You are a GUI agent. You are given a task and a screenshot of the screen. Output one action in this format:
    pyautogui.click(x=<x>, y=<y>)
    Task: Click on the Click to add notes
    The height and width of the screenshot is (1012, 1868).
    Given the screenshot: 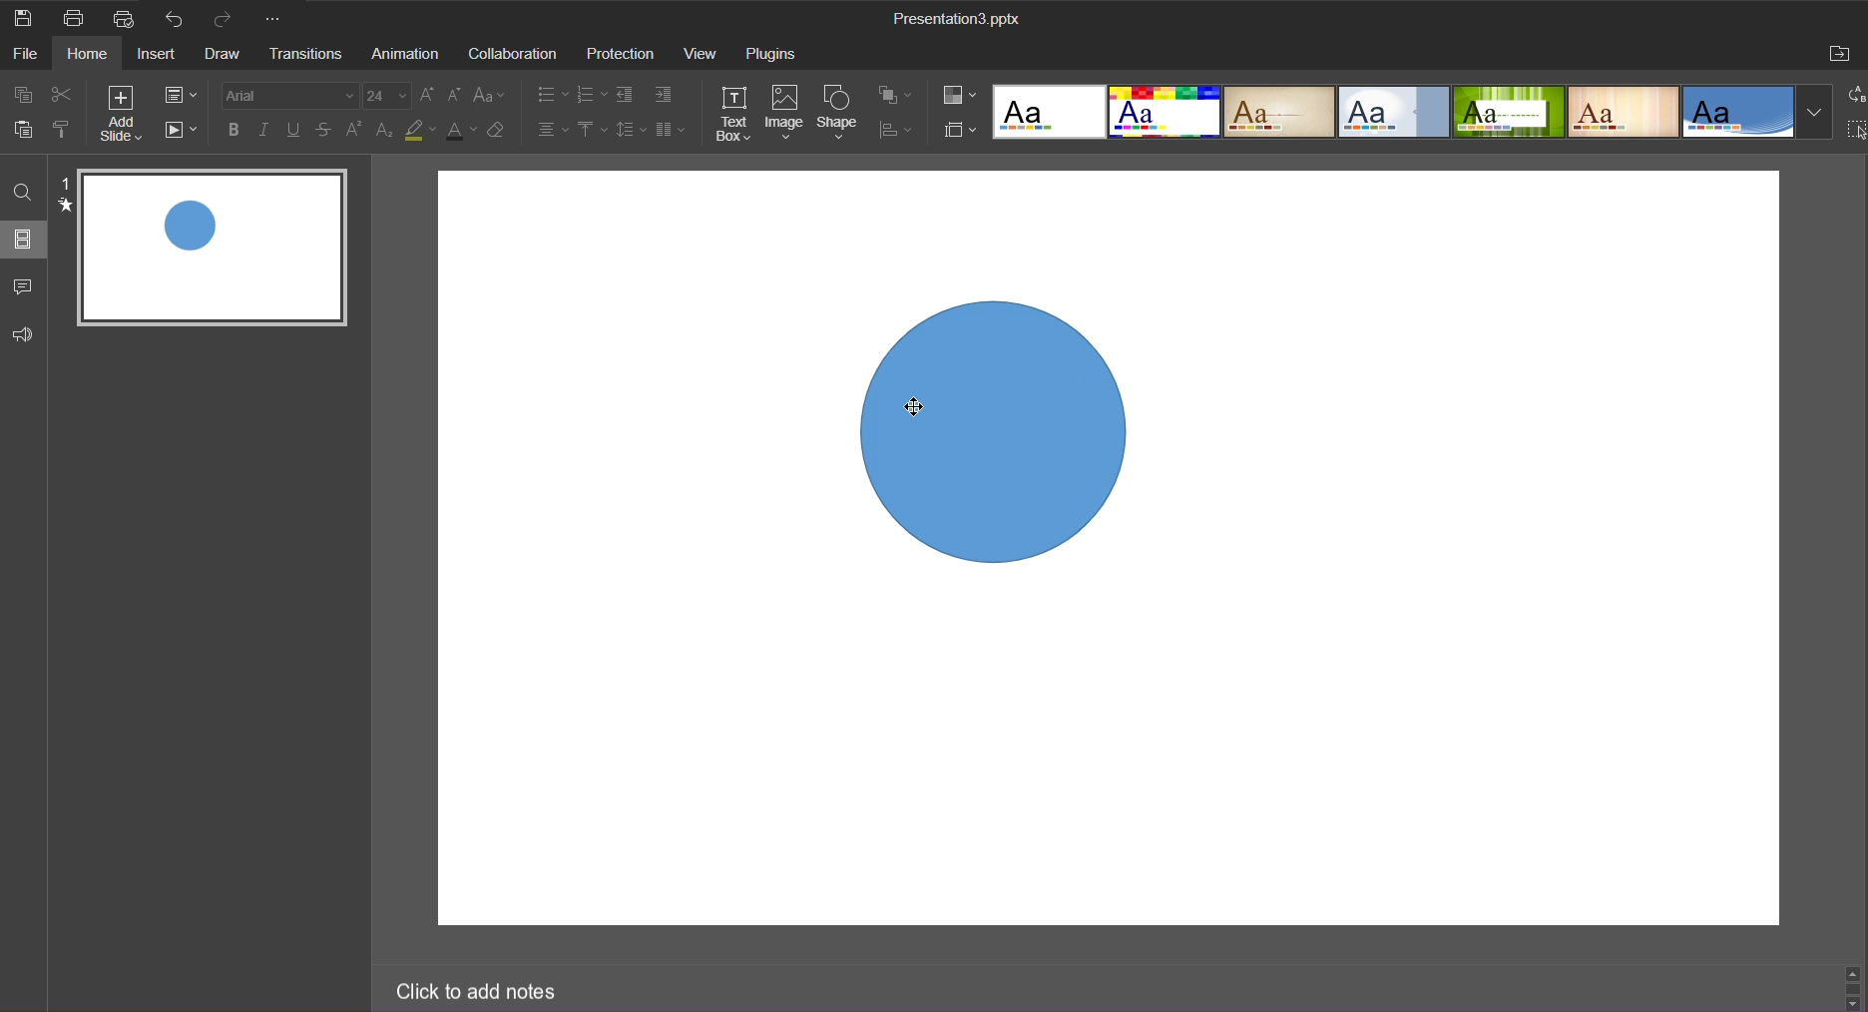 What is the action you would take?
    pyautogui.click(x=475, y=987)
    